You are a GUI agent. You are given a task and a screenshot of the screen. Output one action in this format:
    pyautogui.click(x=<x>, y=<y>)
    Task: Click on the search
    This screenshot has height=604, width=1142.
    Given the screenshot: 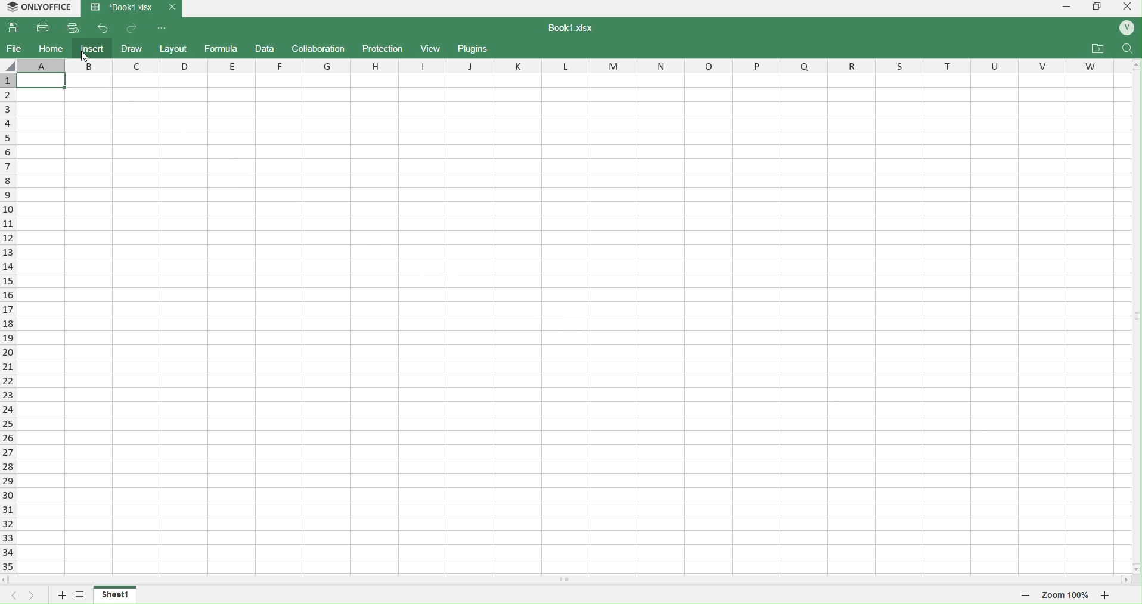 What is the action you would take?
    pyautogui.click(x=1128, y=48)
    